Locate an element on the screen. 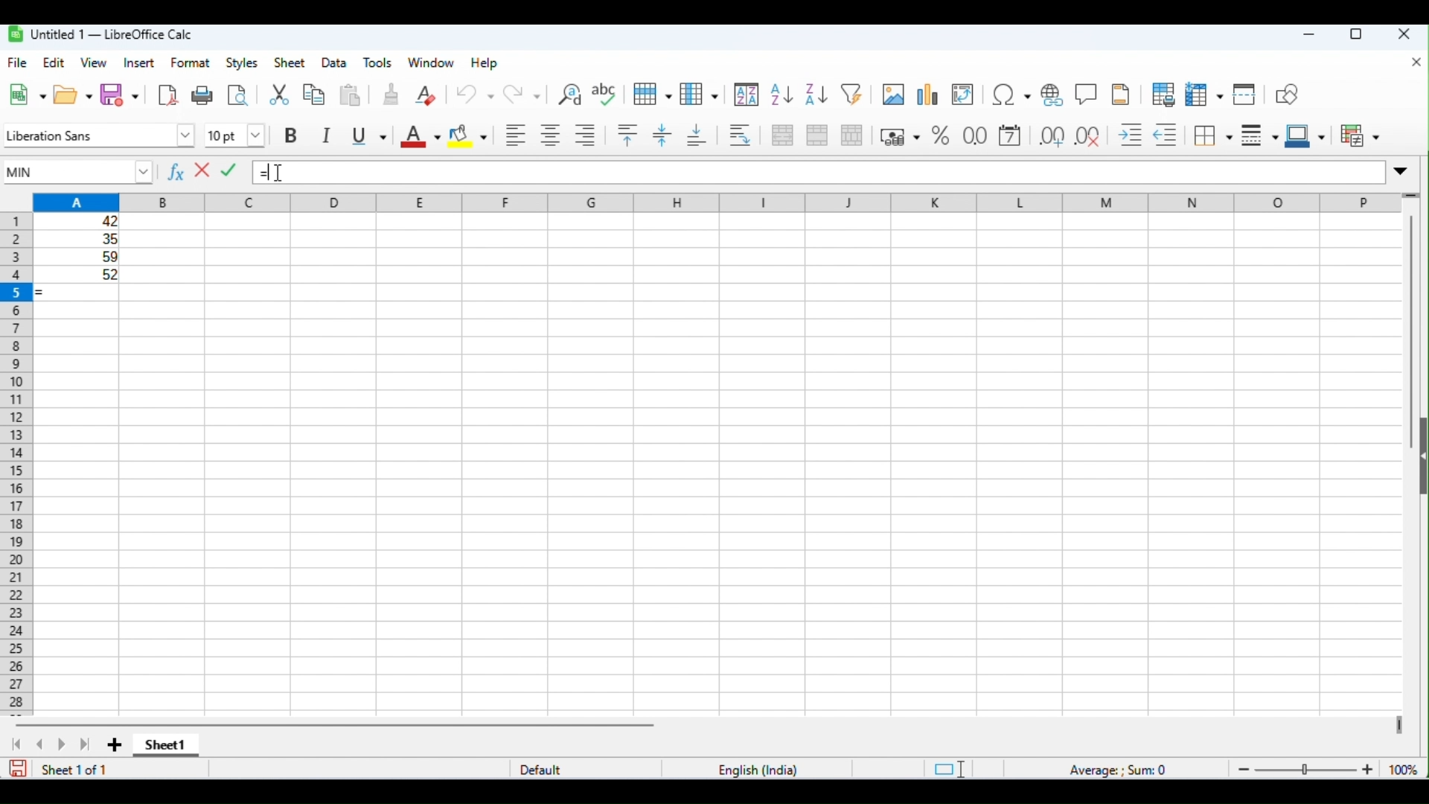  language is located at coordinates (759, 770).